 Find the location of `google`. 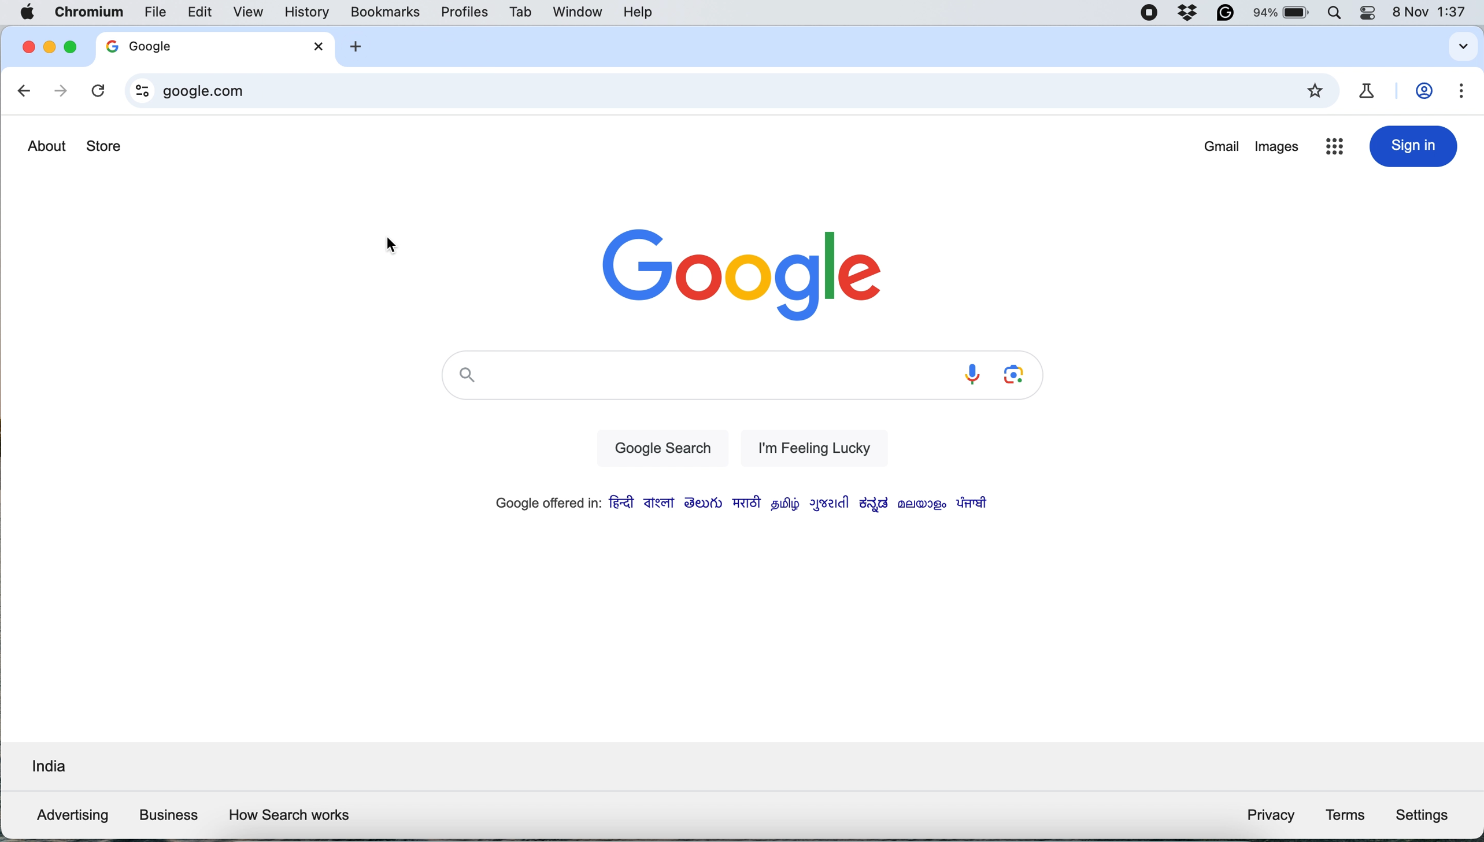

google is located at coordinates (743, 271).